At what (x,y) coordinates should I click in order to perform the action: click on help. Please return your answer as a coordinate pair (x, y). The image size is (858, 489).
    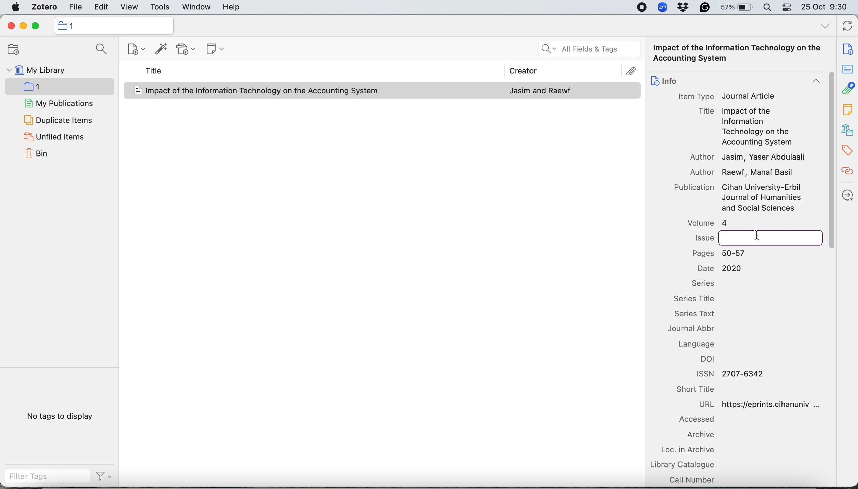
    Looking at the image, I should click on (234, 7).